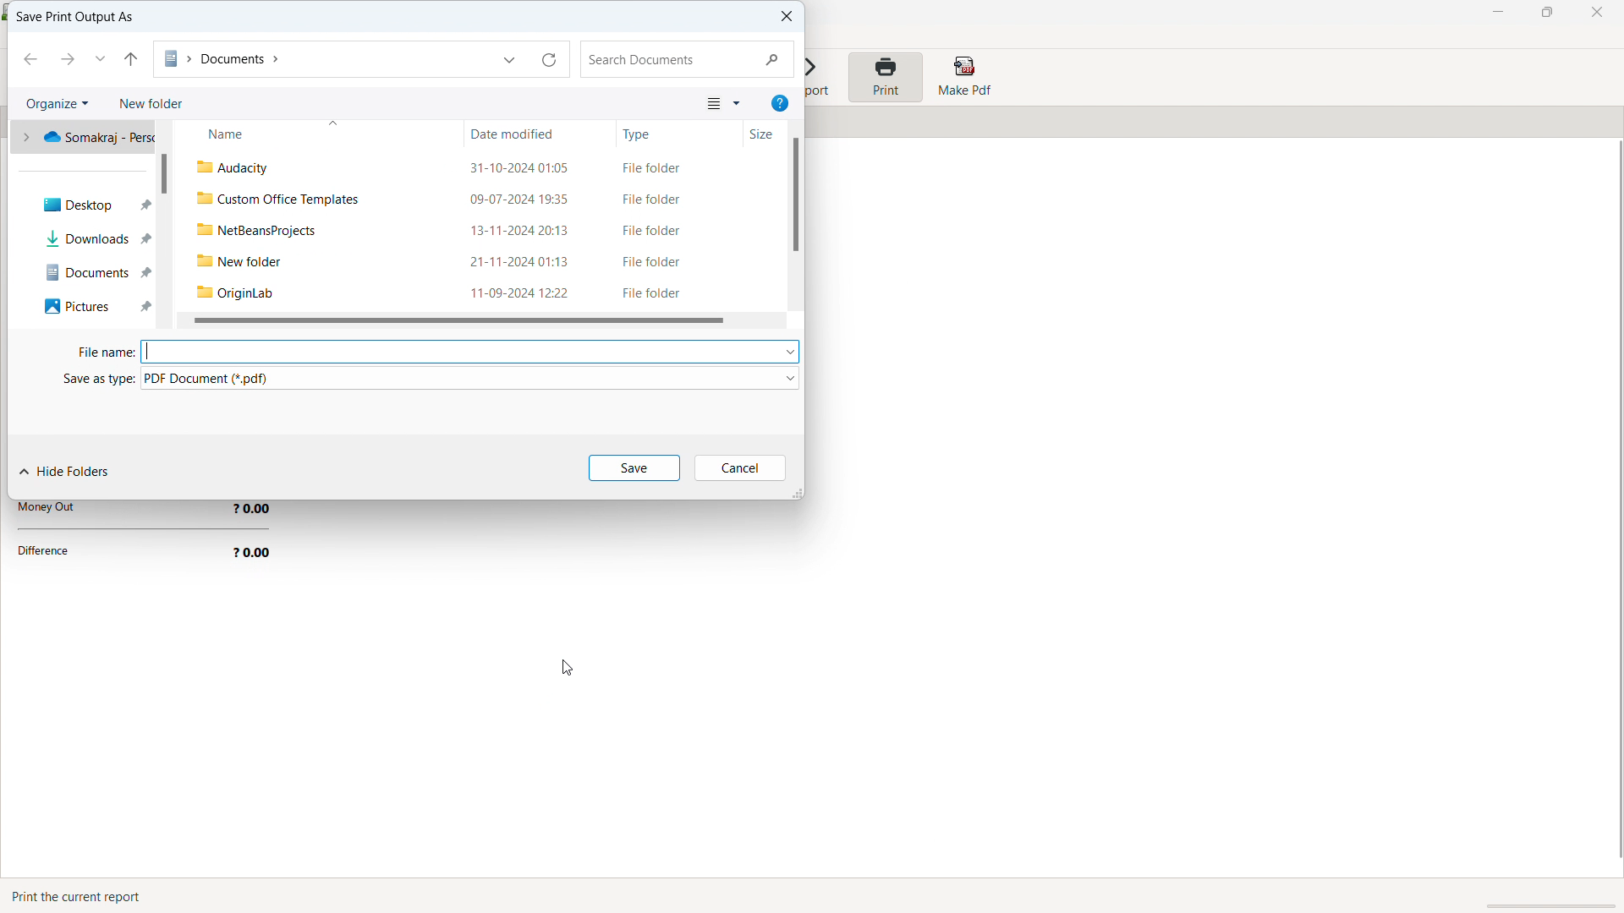 This screenshot has height=913, width=1624. What do you see at coordinates (66, 58) in the screenshot?
I see `next folder` at bounding box center [66, 58].